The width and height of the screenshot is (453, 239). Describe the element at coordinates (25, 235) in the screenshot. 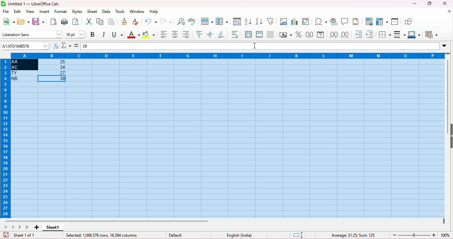

I see `sheet 1 of 1` at that location.